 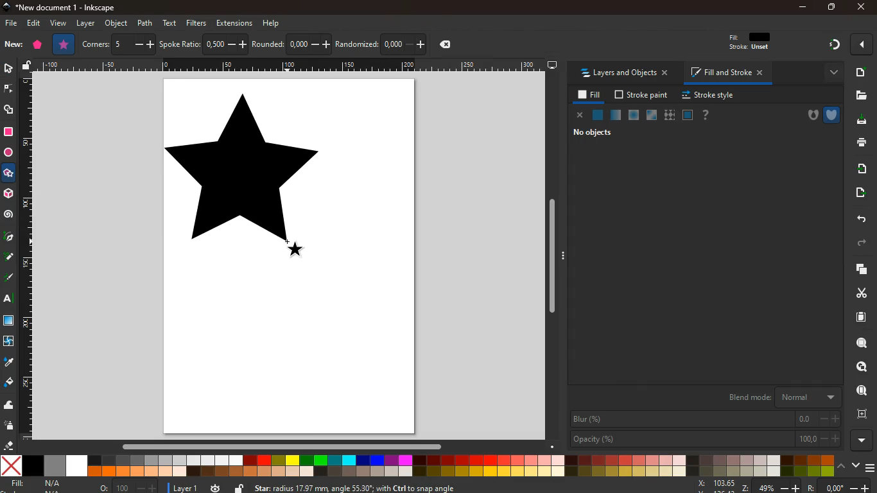 I want to click on write, so click(x=9, y=257).